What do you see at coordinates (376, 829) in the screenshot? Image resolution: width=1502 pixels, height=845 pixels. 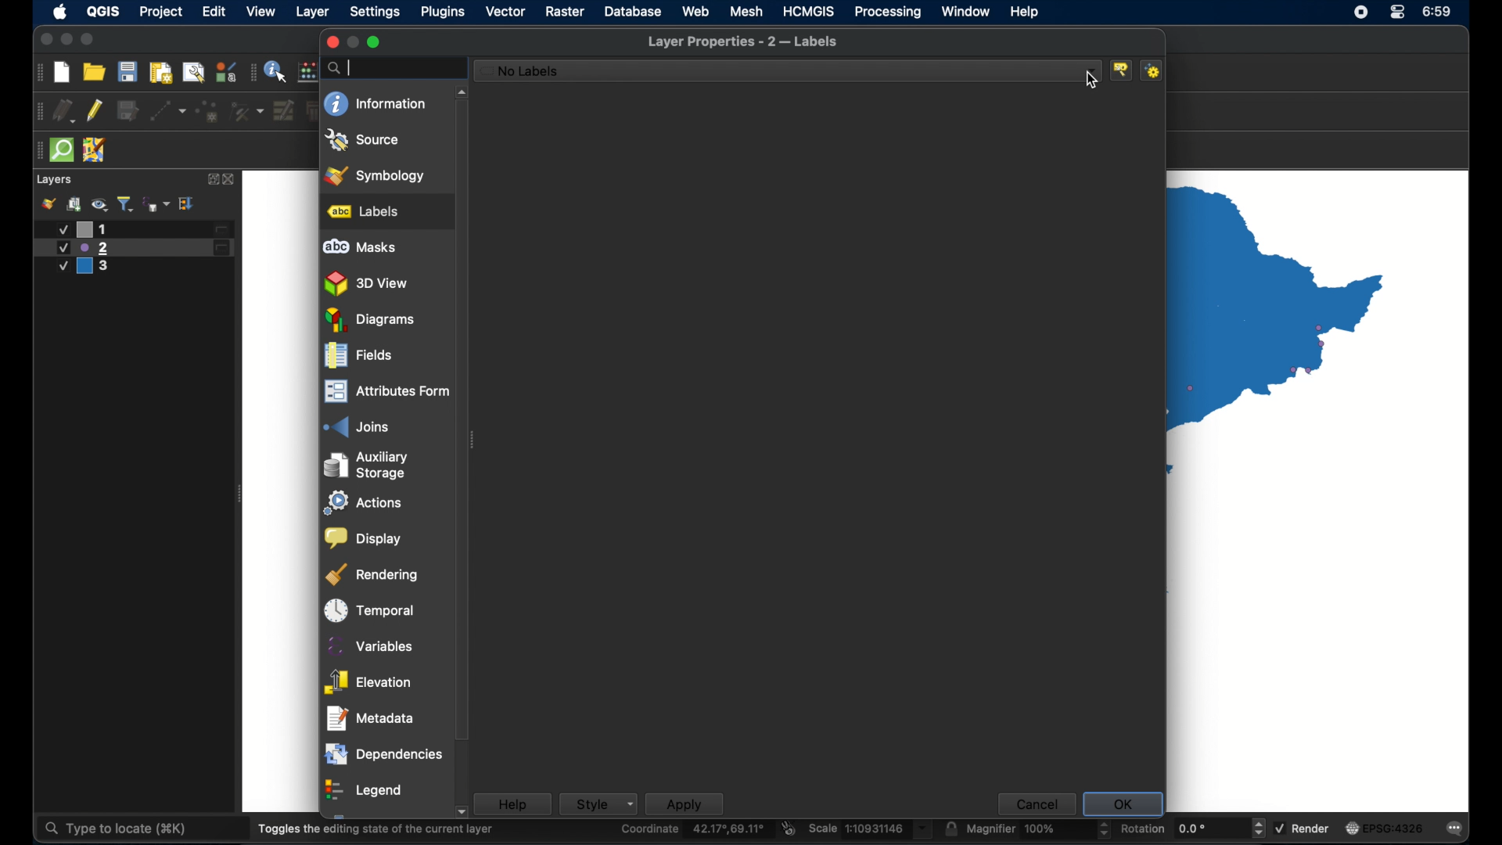 I see `toggles the  dining state of the current layer` at bounding box center [376, 829].